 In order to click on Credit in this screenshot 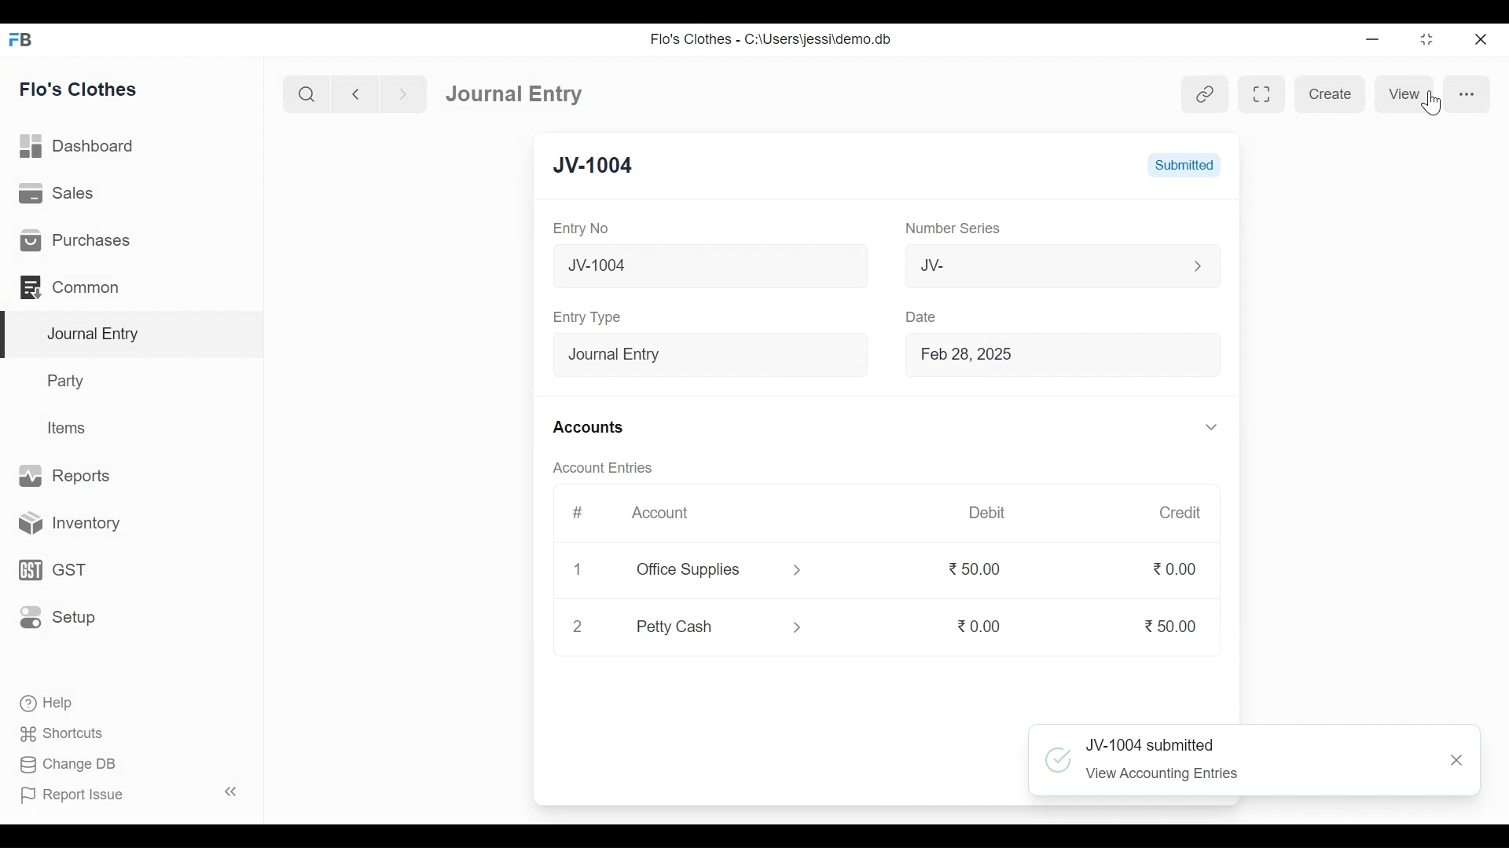, I will do `click(1170, 514)`.